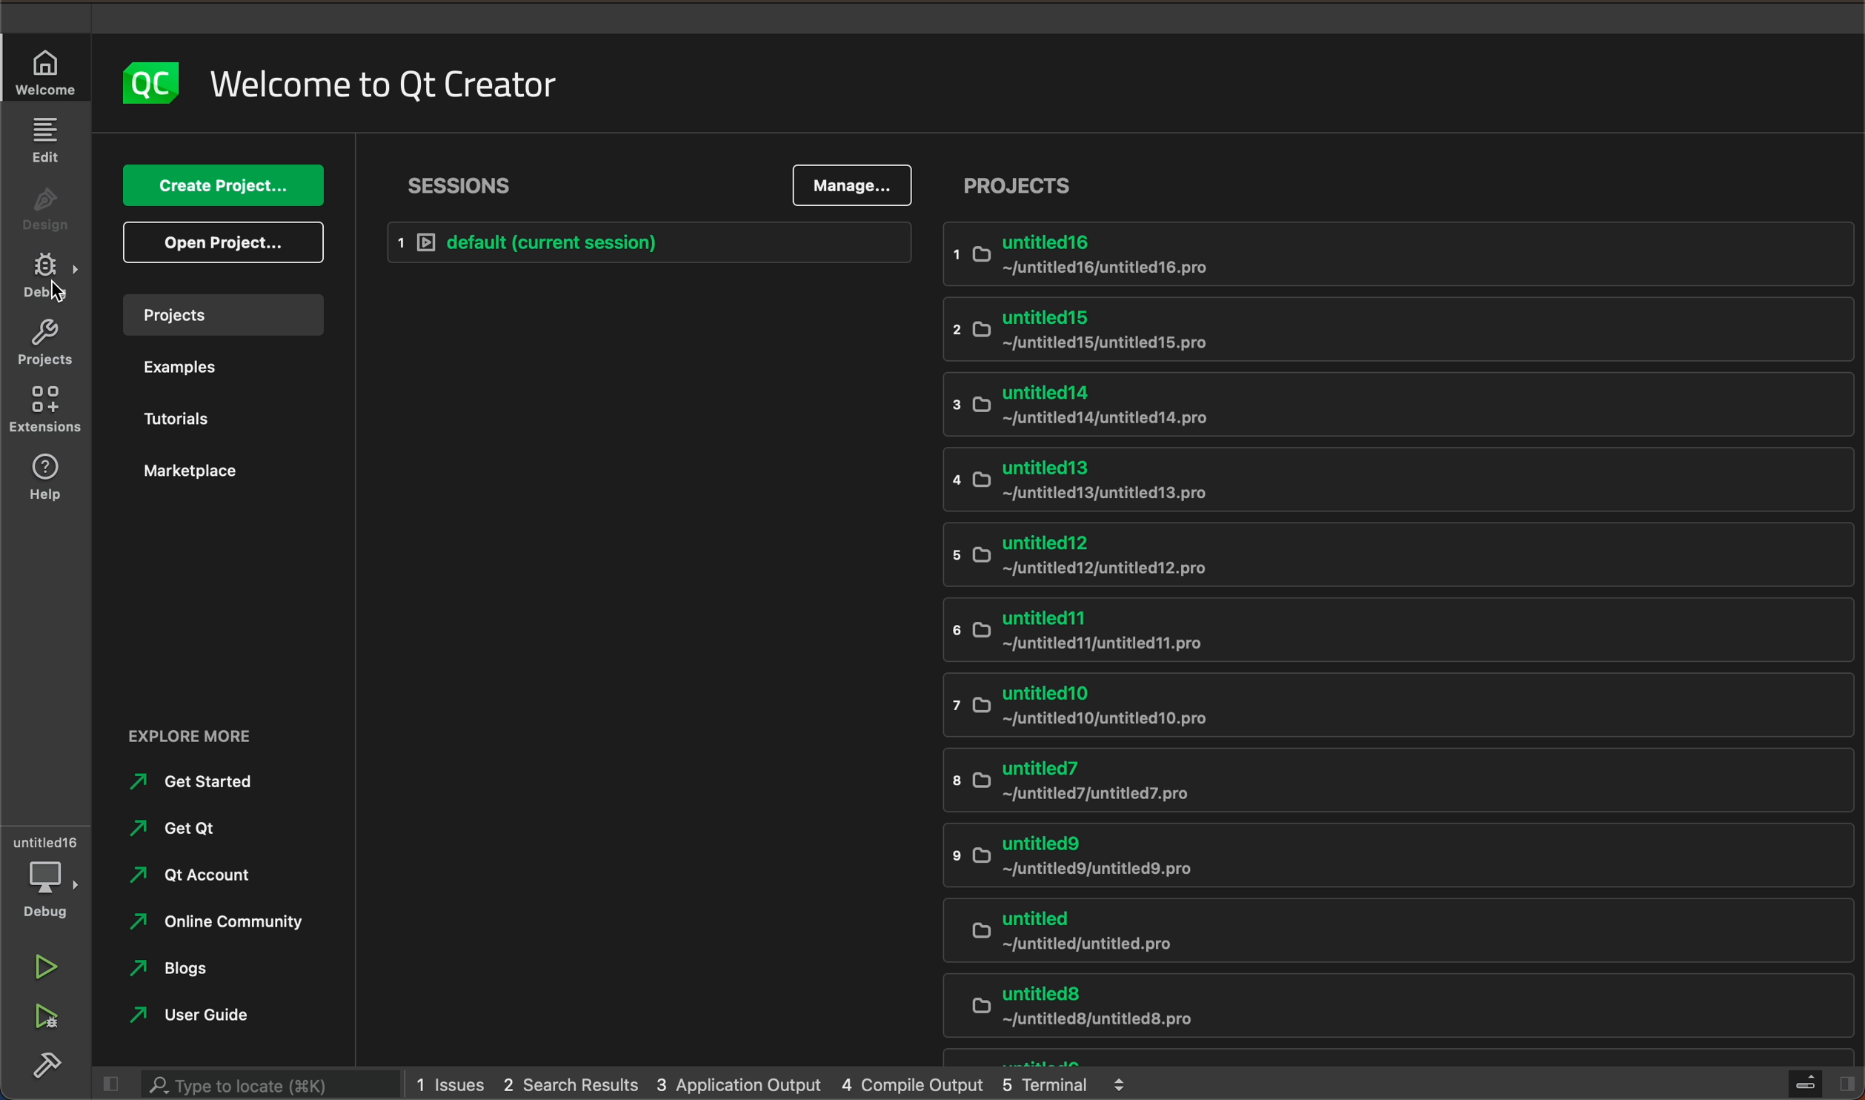 The width and height of the screenshot is (1865, 1100). What do you see at coordinates (216, 833) in the screenshot?
I see `get qt` at bounding box center [216, 833].